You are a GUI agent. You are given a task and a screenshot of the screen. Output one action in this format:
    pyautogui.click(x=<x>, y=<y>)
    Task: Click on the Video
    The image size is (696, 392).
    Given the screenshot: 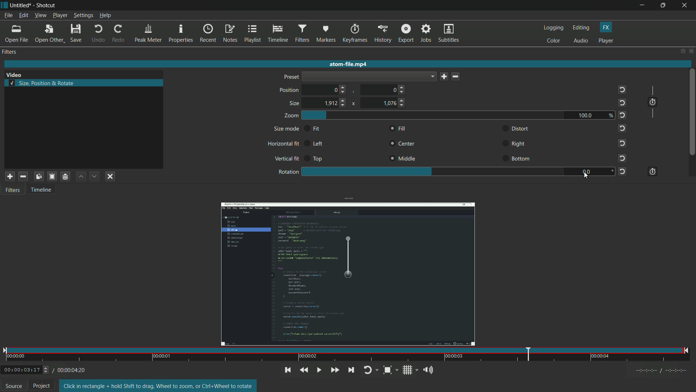 What is the action you would take?
    pyautogui.click(x=17, y=73)
    